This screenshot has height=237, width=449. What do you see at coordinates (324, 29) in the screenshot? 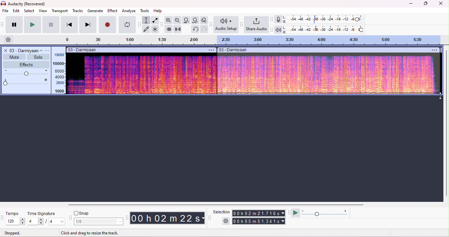
I see `playback level` at bounding box center [324, 29].